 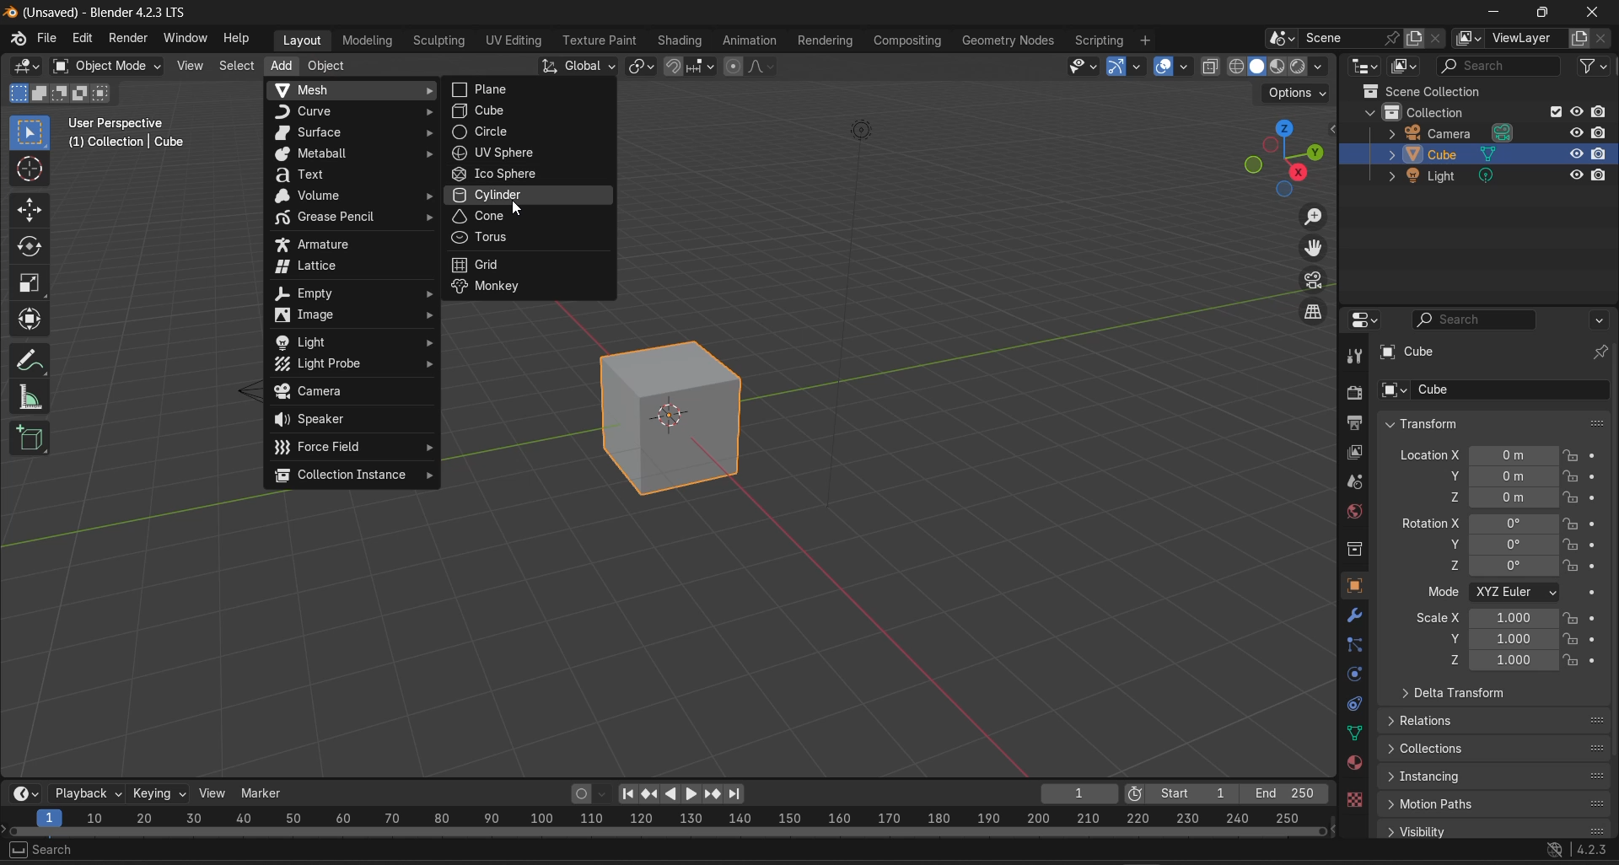 What do you see at coordinates (1355, 586) in the screenshot?
I see `object` at bounding box center [1355, 586].